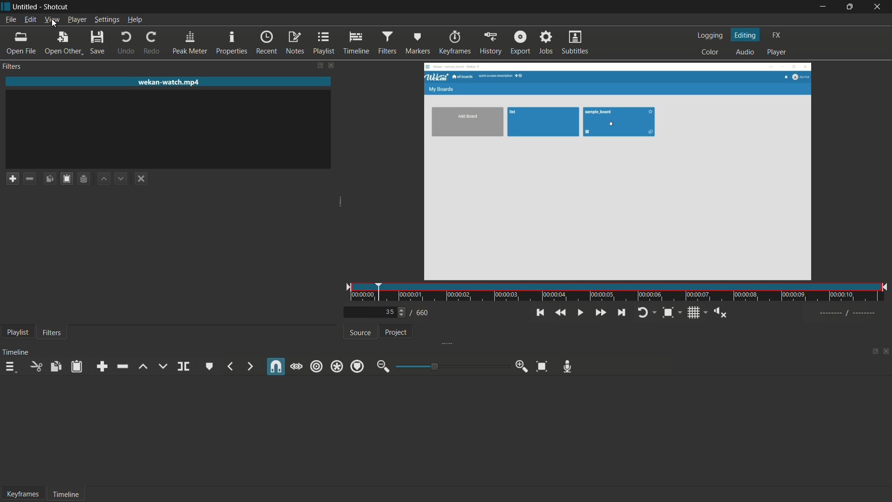  Describe the element at coordinates (232, 366) in the screenshot. I see `previous marker` at that location.